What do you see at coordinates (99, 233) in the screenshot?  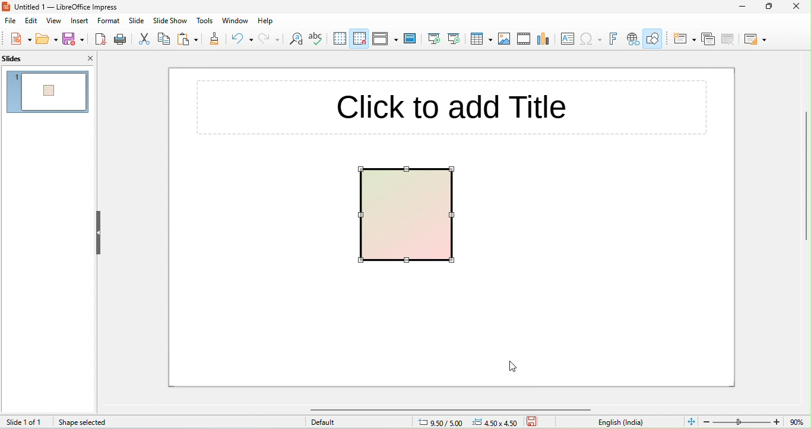 I see `hide` at bounding box center [99, 233].